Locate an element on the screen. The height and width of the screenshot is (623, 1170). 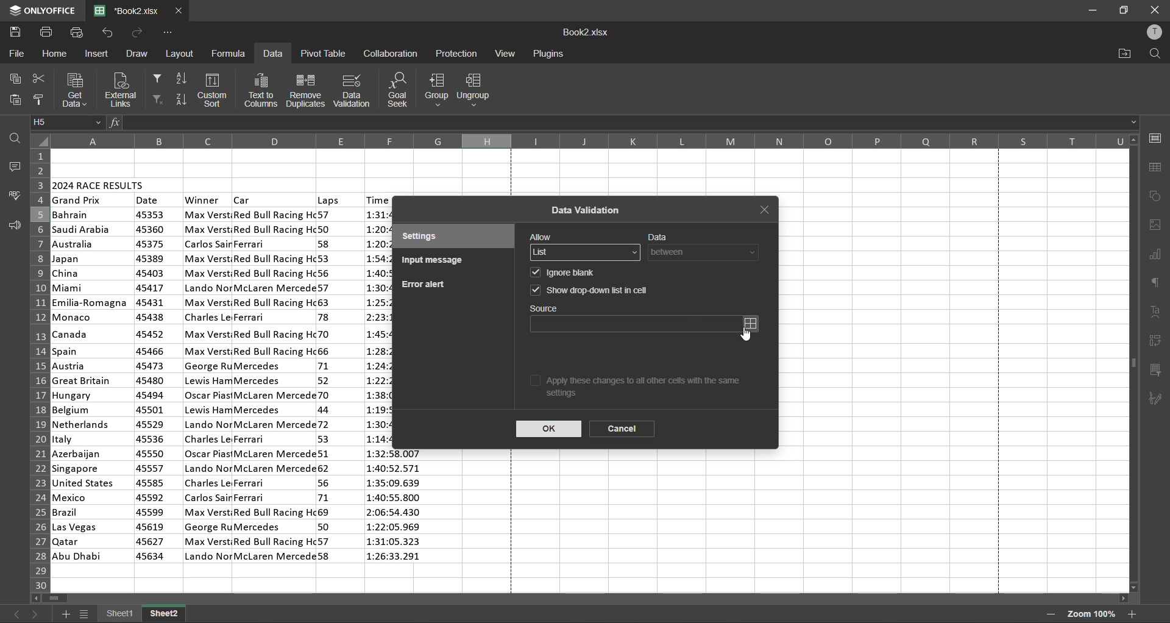
custom sort is located at coordinates (215, 90).